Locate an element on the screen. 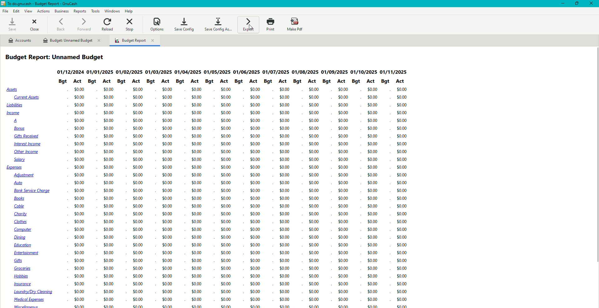 Image resolution: width=599 pixels, height=308 pixels. $0.00 is located at coordinates (137, 199).